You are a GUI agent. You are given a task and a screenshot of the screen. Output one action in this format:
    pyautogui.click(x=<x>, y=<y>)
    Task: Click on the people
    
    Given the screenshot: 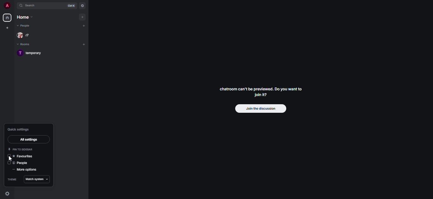 What is the action you would take?
    pyautogui.click(x=25, y=35)
    